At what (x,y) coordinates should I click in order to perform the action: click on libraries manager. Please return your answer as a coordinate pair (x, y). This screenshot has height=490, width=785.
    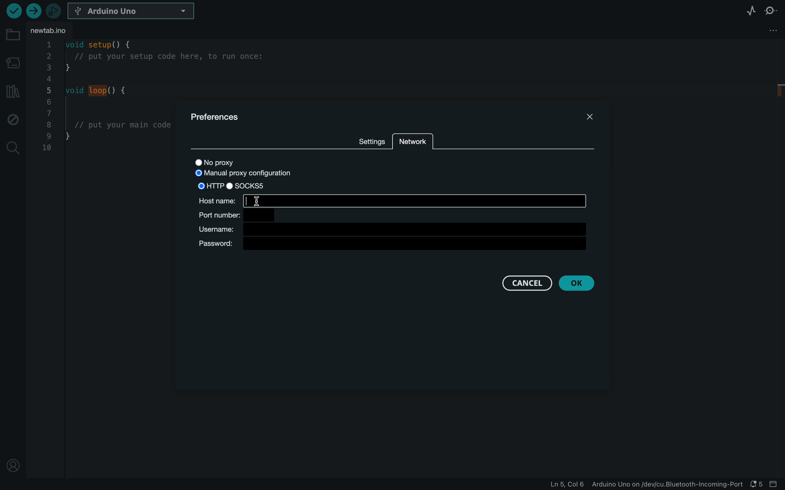
    Looking at the image, I should click on (11, 91).